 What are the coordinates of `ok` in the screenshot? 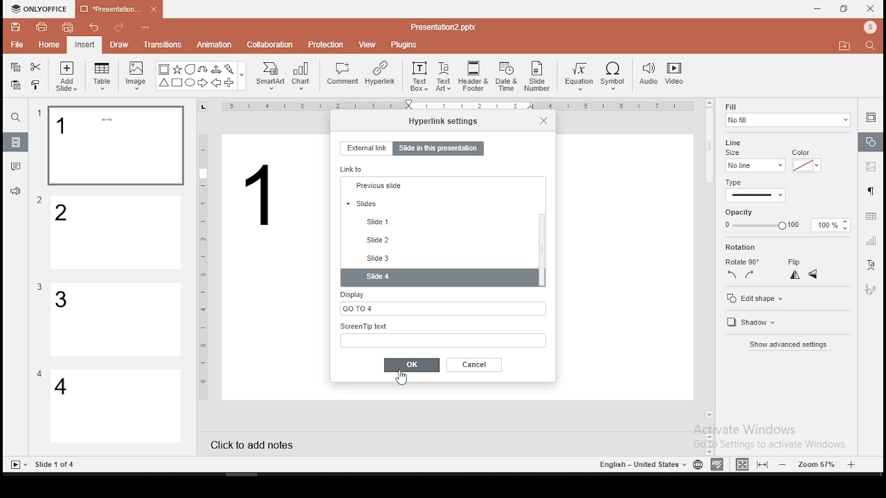 It's located at (412, 365).